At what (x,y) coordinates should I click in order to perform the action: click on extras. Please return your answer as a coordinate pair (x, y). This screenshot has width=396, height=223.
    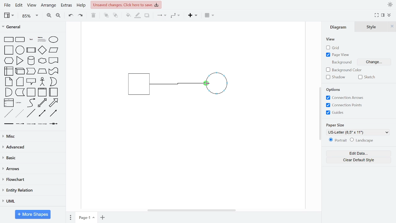
    Looking at the image, I should click on (66, 5).